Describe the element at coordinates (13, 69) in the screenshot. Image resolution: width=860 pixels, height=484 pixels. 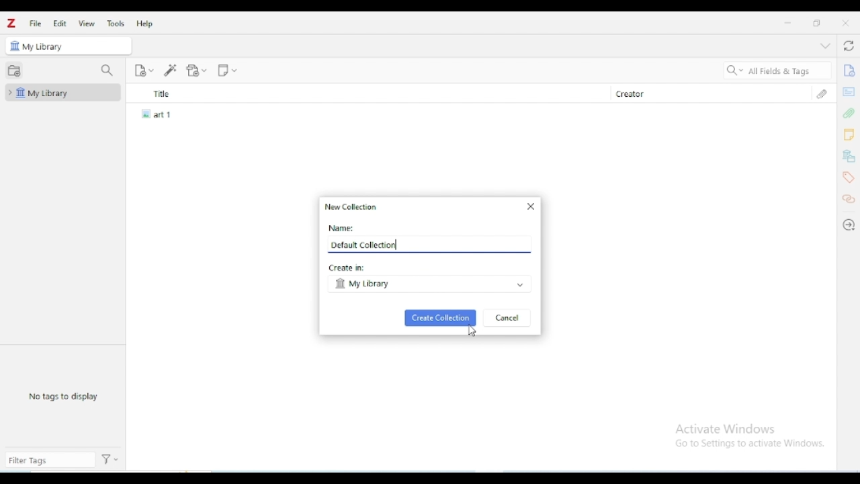
I see `new collection` at that location.